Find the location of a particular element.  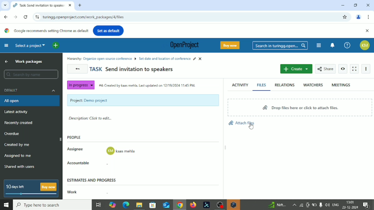

Work packages is located at coordinates (31, 62).